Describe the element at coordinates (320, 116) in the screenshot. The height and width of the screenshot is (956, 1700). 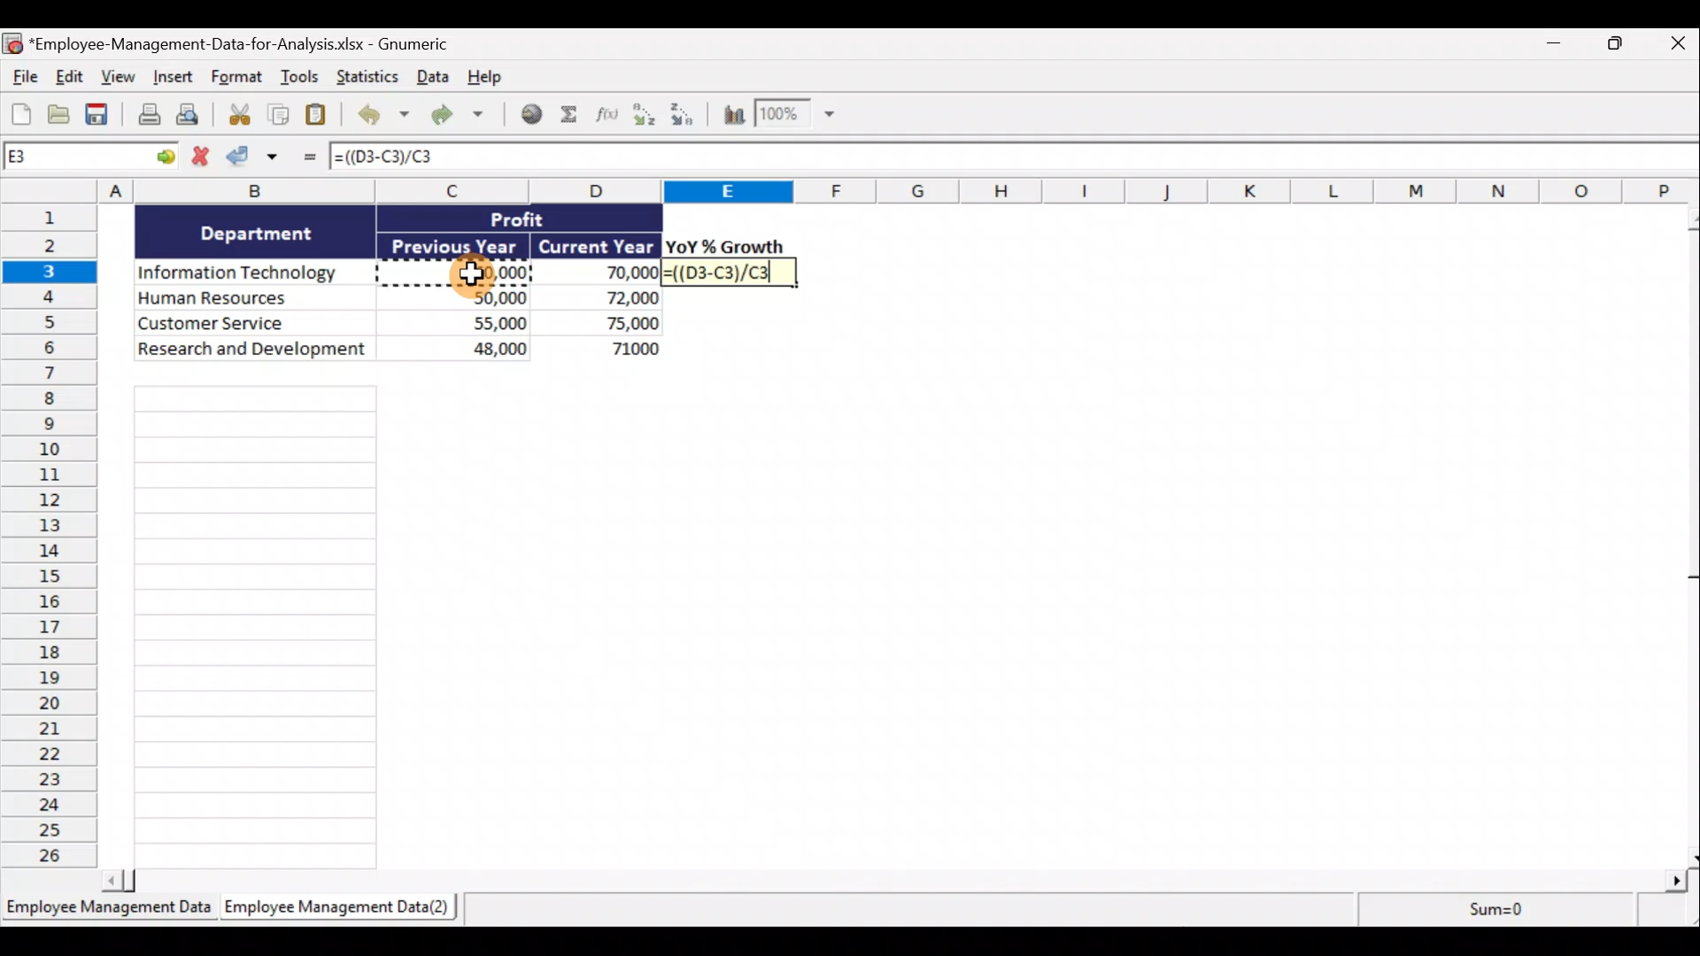
I see `Paste clipboard` at that location.